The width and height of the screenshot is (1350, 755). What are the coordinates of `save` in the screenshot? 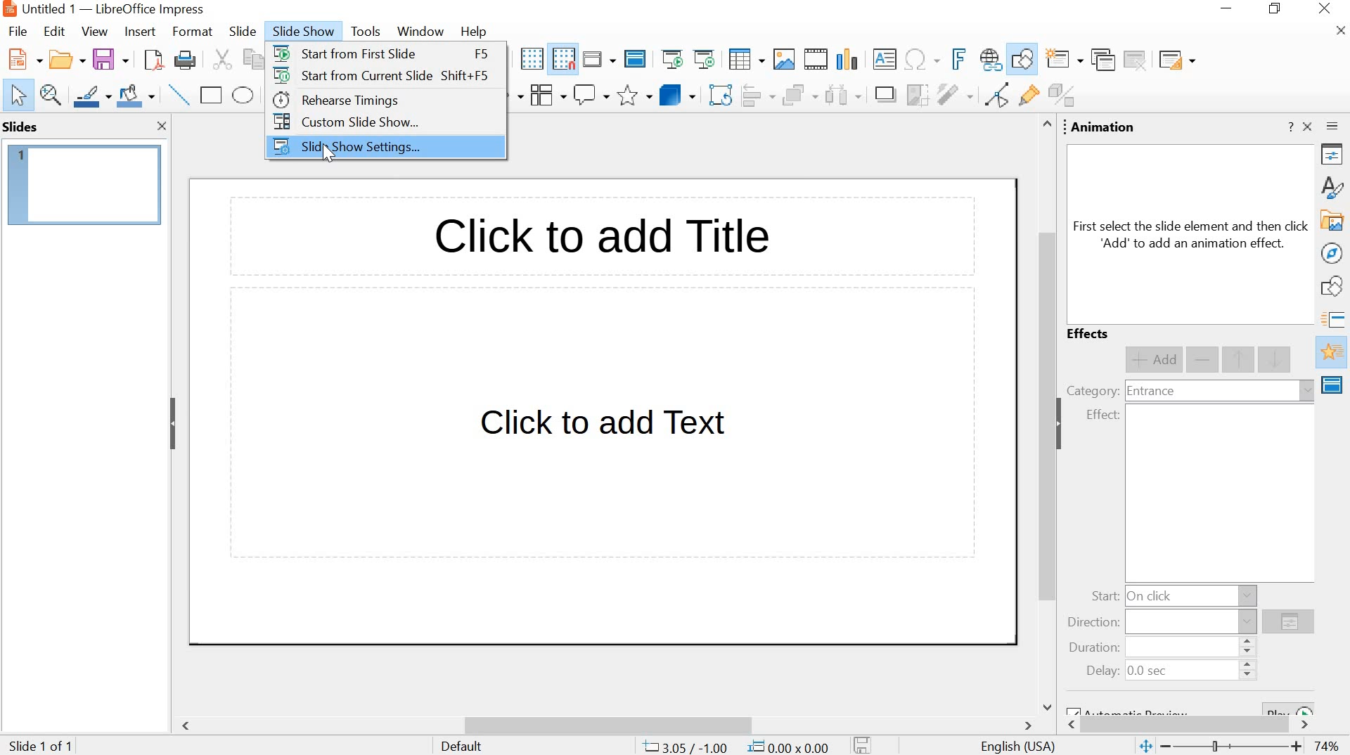 It's located at (110, 60).